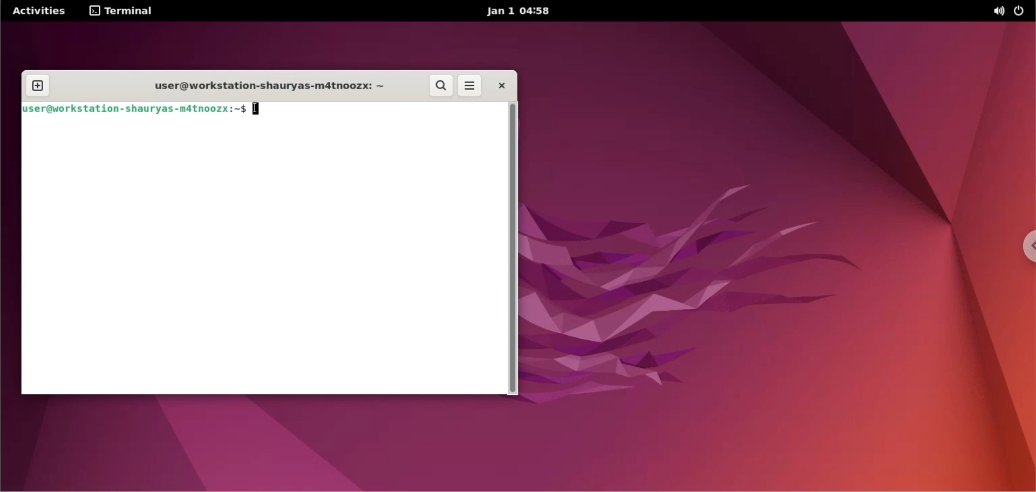 The image size is (1036, 492). What do you see at coordinates (513, 248) in the screenshot?
I see `scrollbar navigation` at bounding box center [513, 248].